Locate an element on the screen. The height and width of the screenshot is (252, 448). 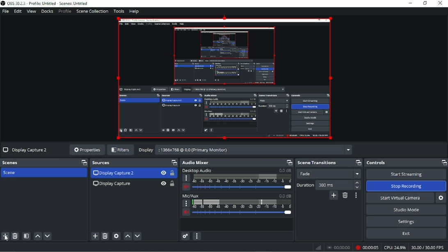
Add configurable transition is located at coordinates (333, 196).